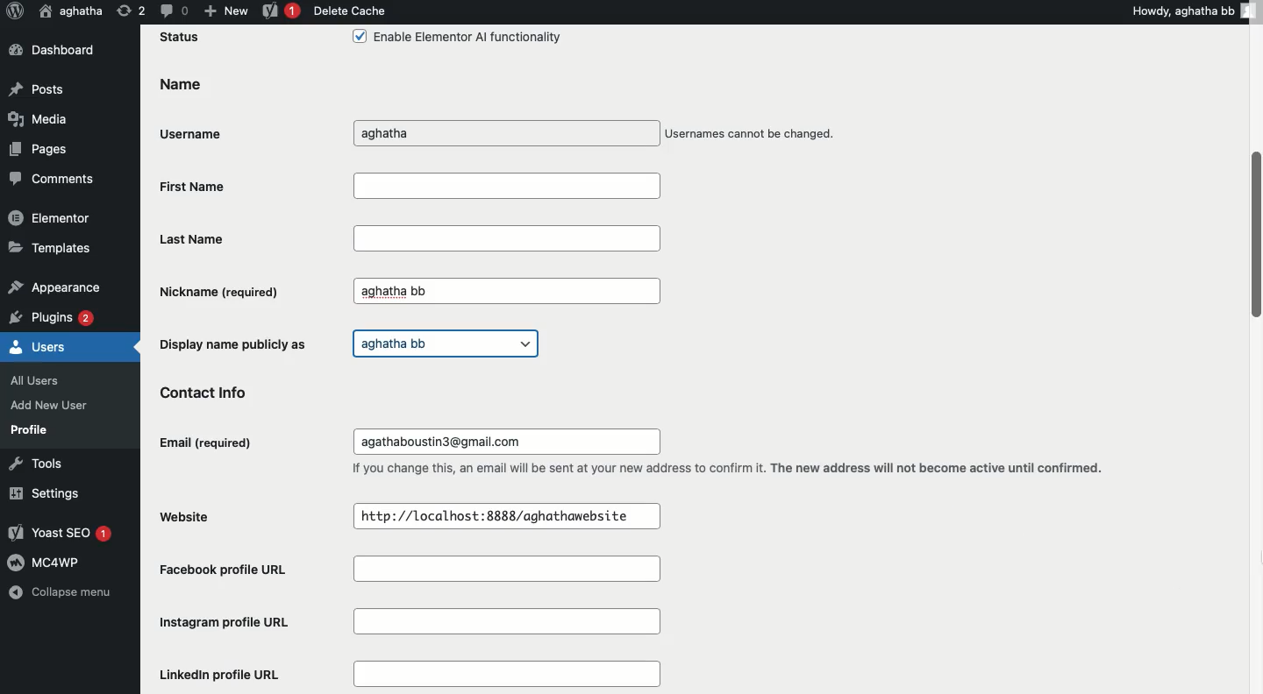 This screenshot has height=694, width=1263. I want to click on All Users, so click(44, 379).